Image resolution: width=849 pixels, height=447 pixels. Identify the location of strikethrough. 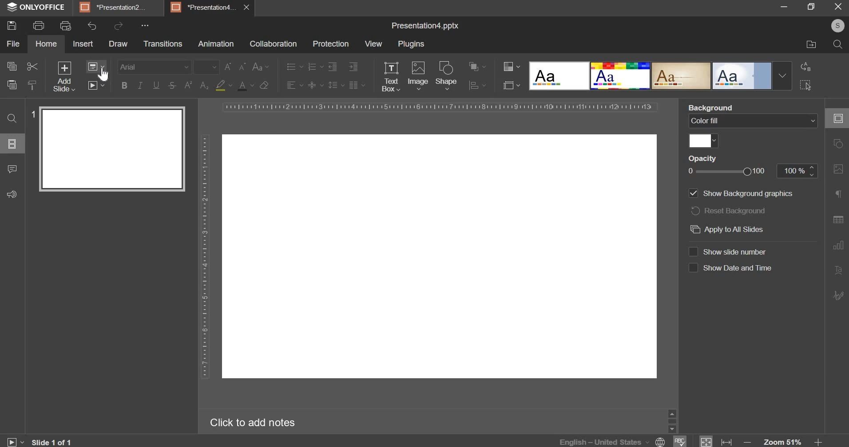
(172, 86).